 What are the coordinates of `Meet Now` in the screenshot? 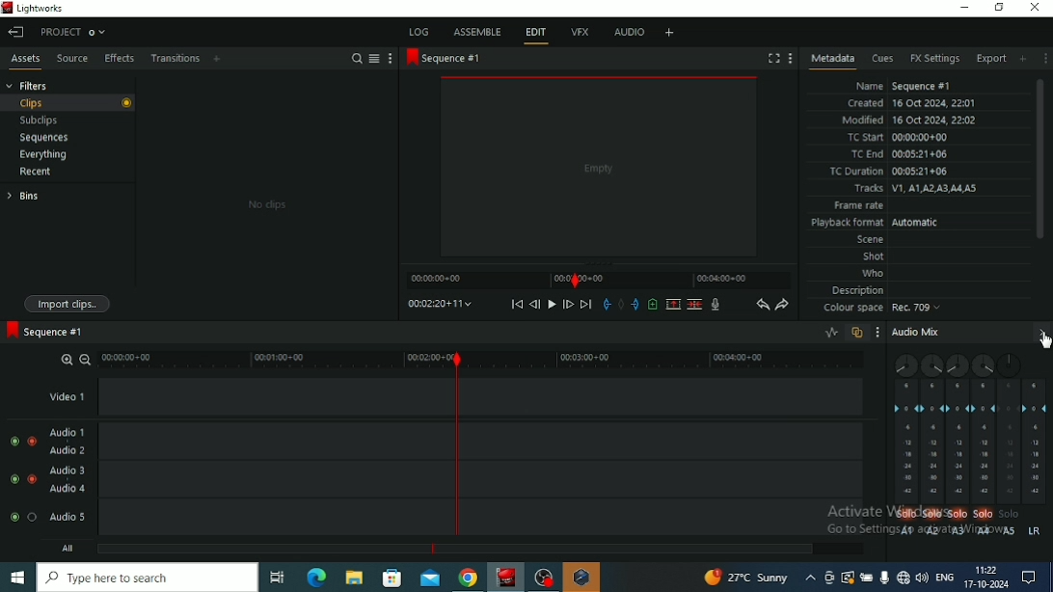 It's located at (829, 578).